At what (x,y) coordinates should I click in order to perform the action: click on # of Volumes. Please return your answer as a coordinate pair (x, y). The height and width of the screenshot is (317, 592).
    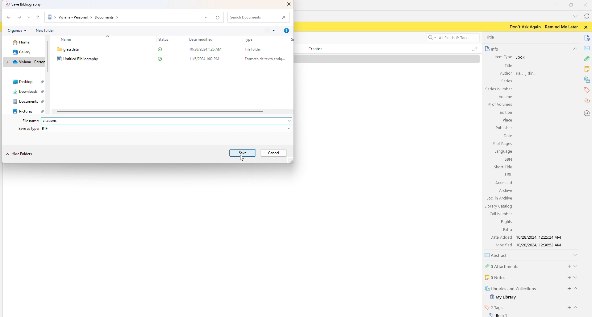
    Looking at the image, I should click on (499, 105).